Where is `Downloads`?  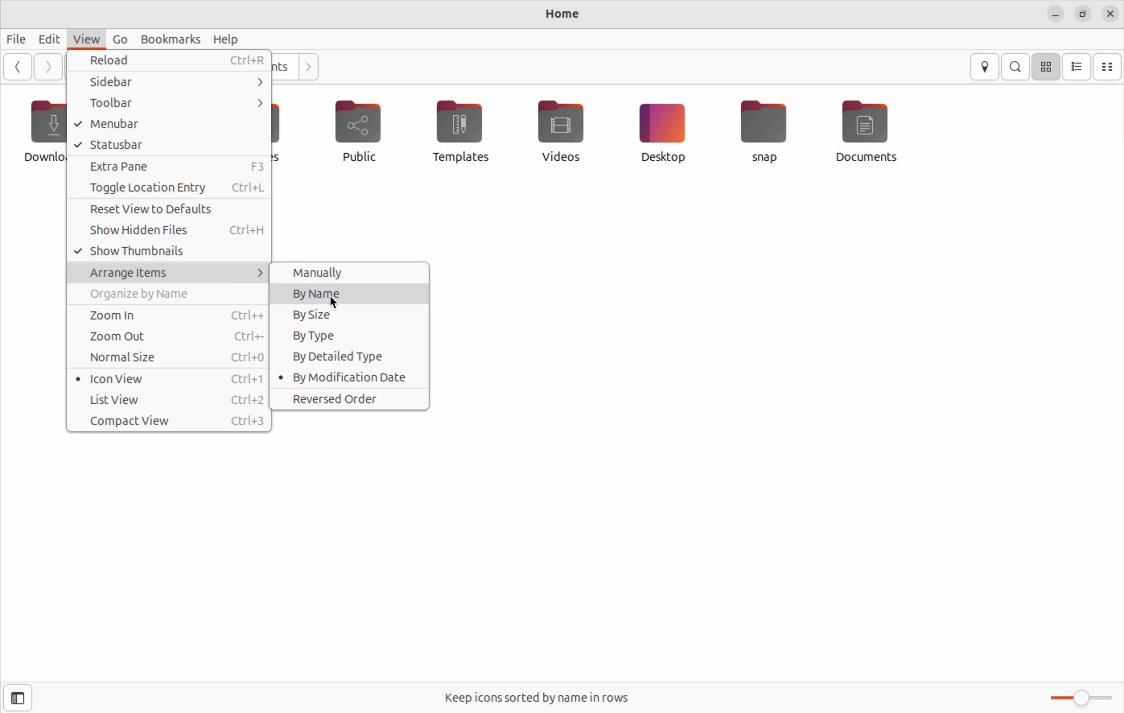 Downloads is located at coordinates (40, 133).